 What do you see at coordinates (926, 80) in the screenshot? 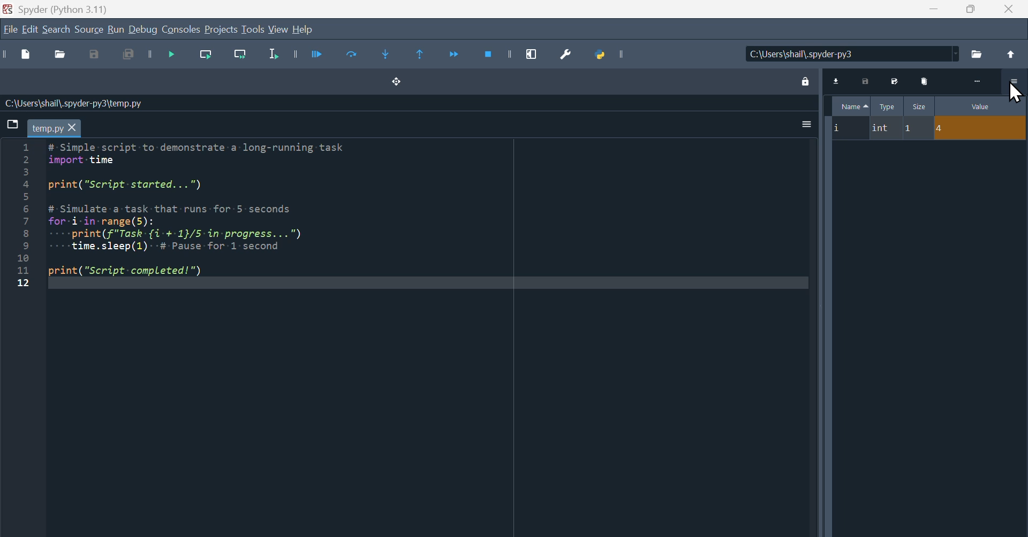
I see `Delete` at bounding box center [926, 80].